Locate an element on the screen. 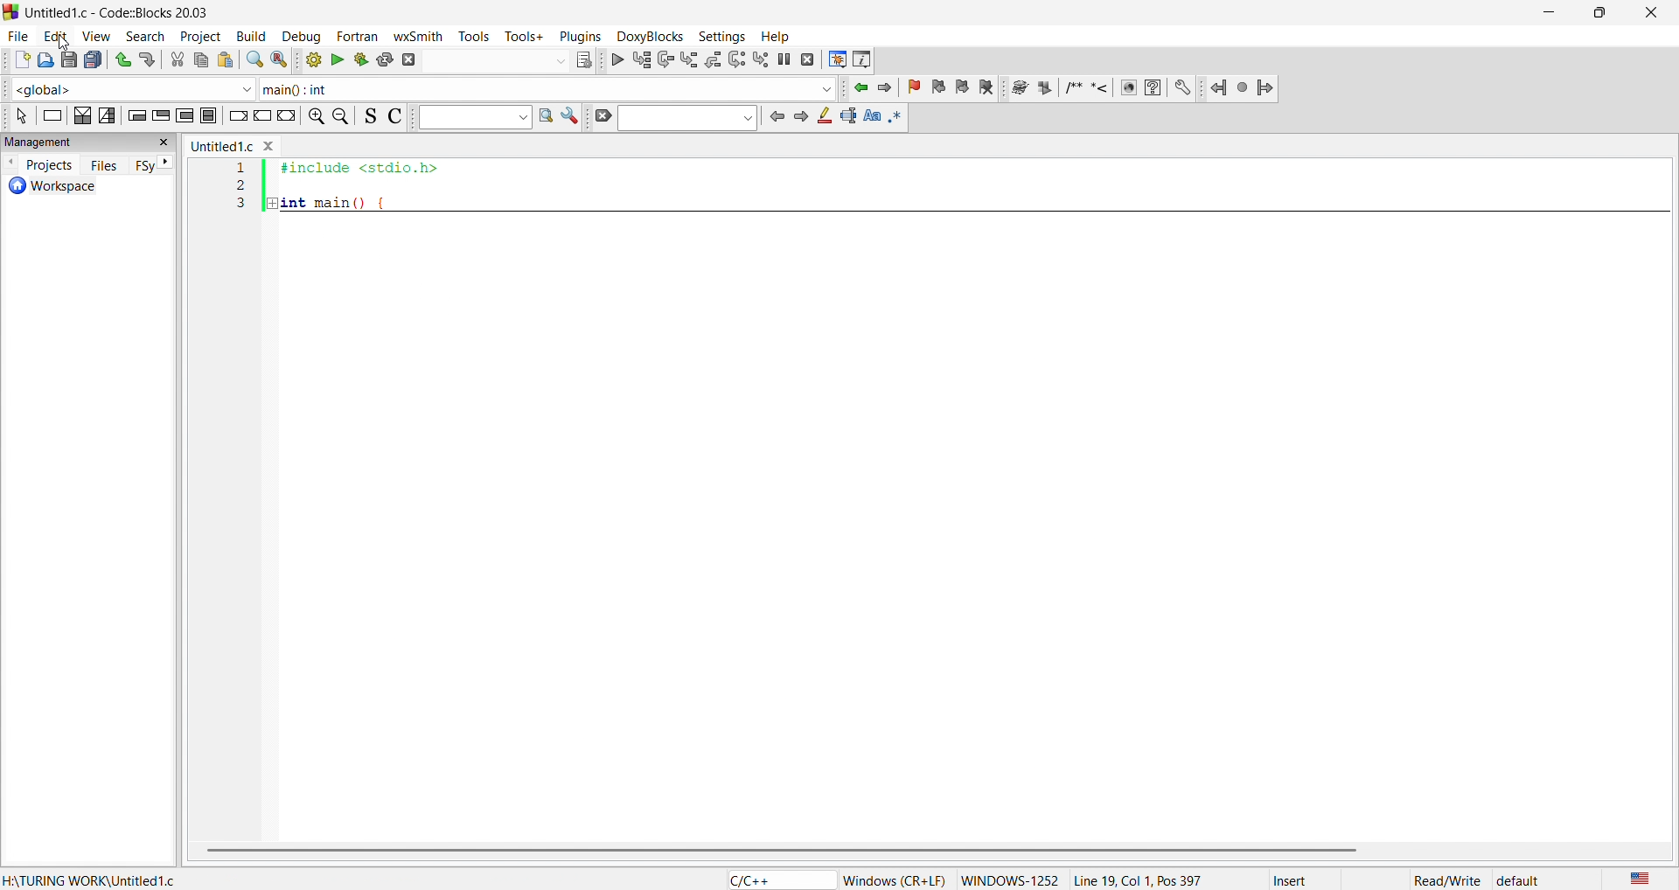  cut is located at coordinates (178, 60).